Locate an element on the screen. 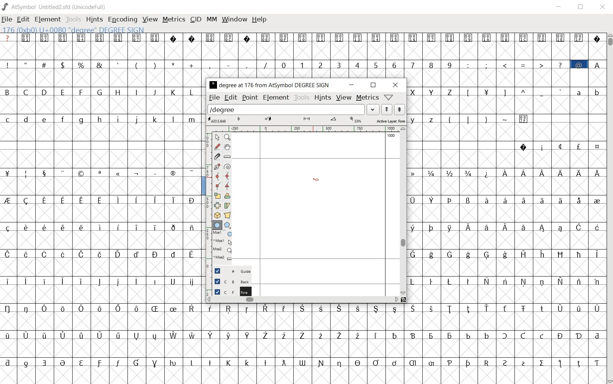  unsupported charters is located at coordinates (183, 37).